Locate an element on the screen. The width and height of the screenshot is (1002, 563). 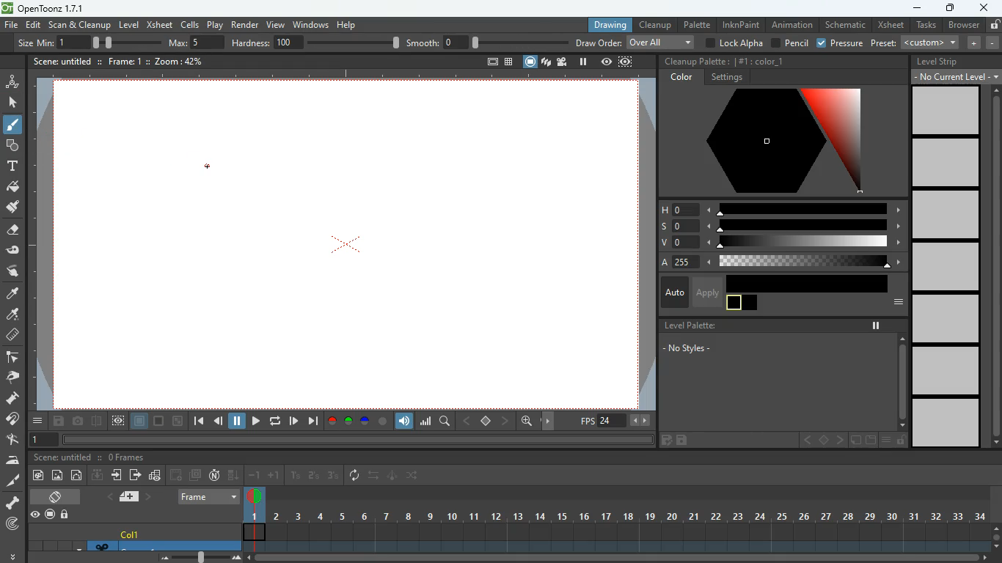
vertical scale is located at coordinates (40, 249).